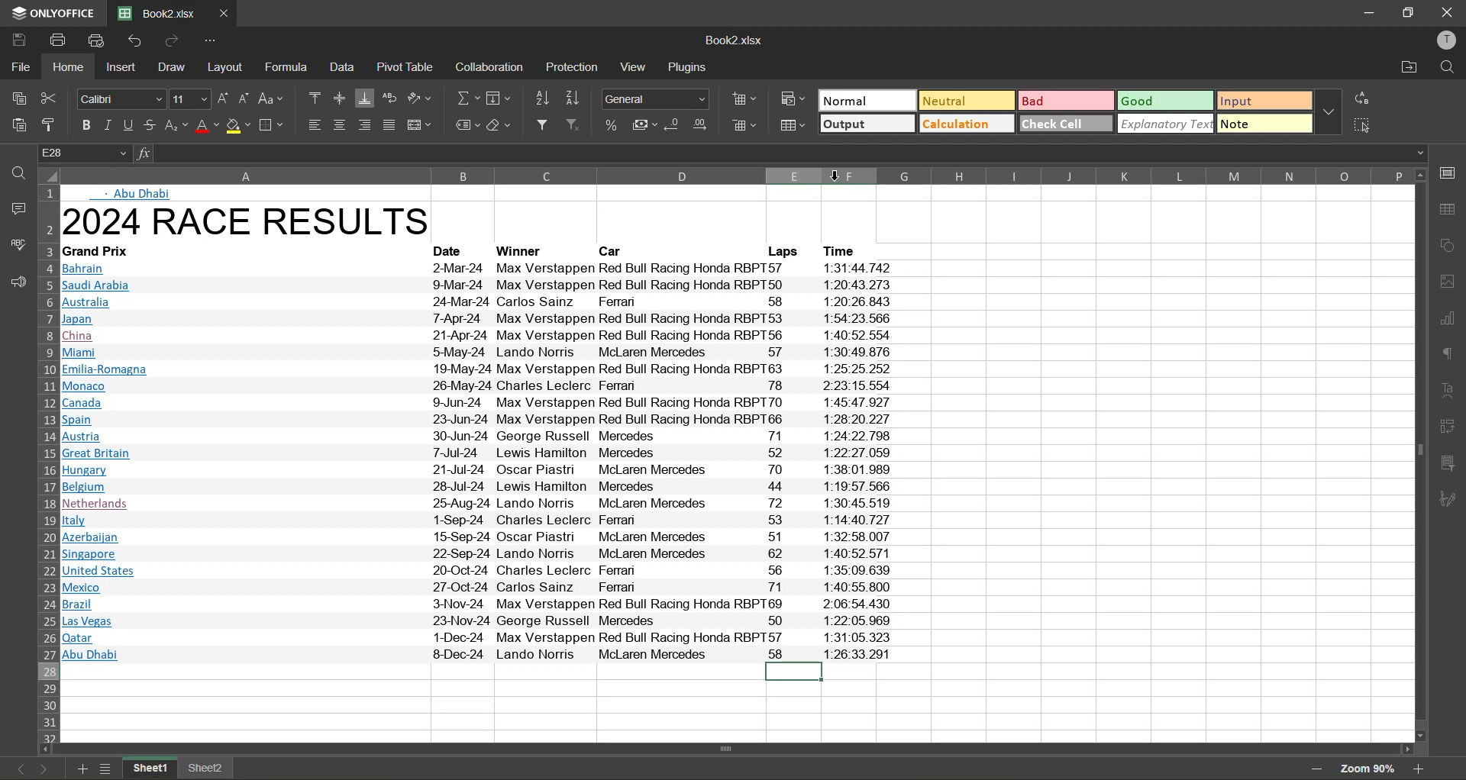  What do you see at coordinates (1422, 736) in the screenshot?
I see `move down` at bounding box center [1422, 736].